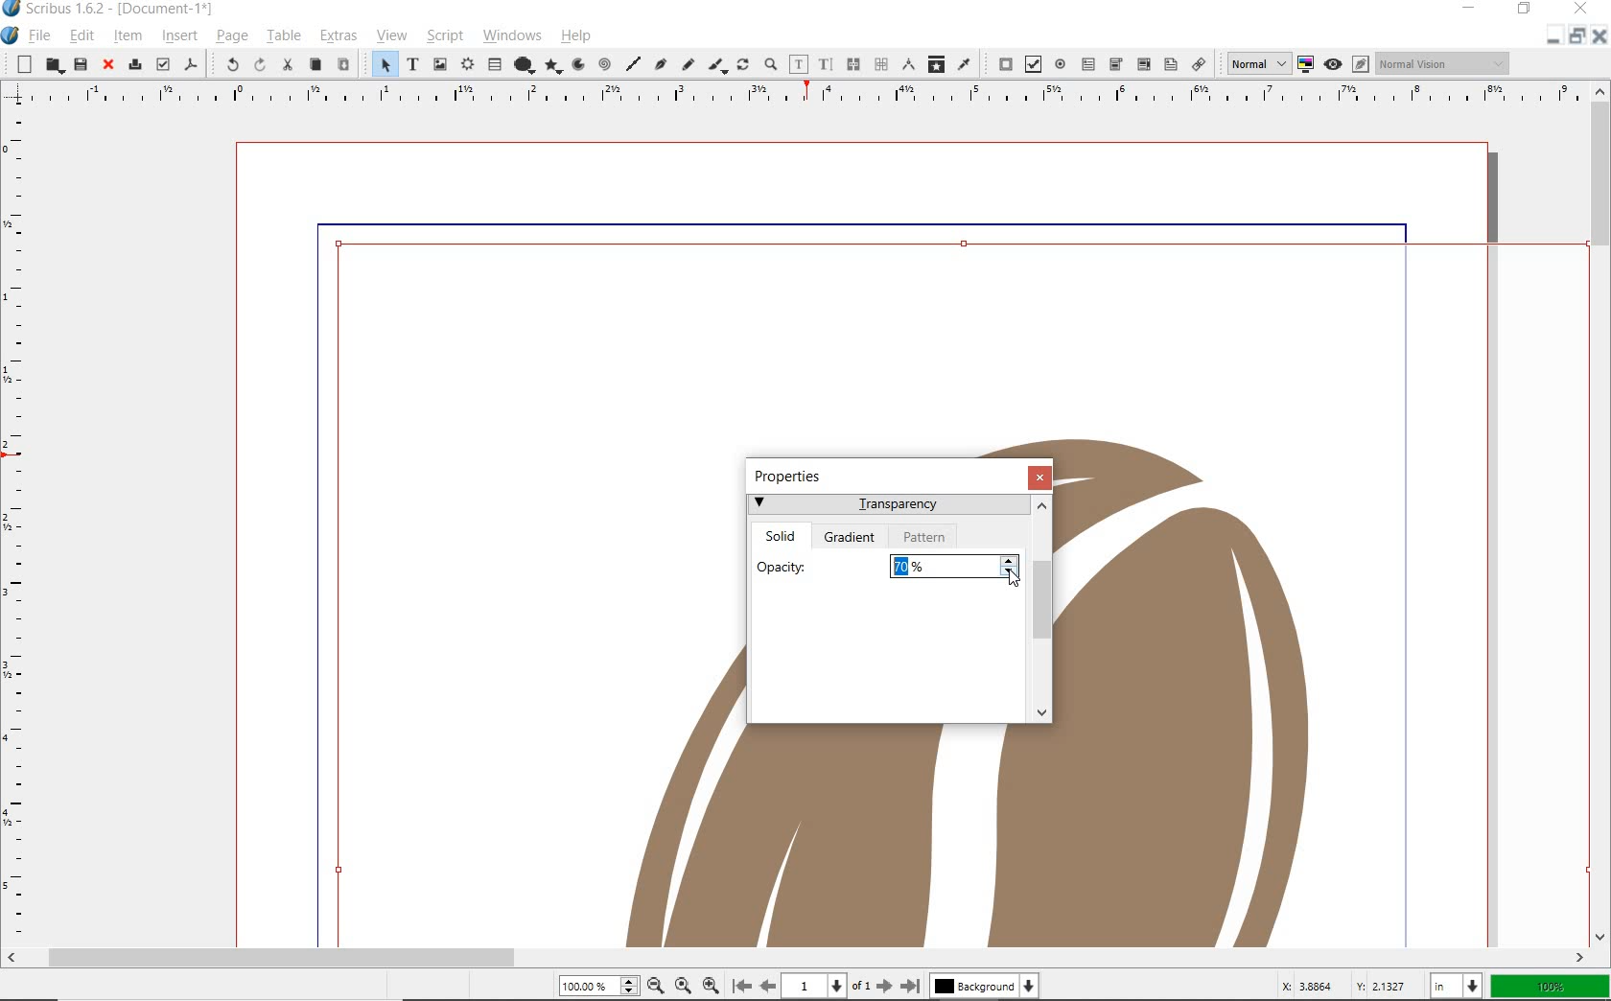 This screenshot has width=1611, height=1001. I want to click on scrollbar, so click(1601, 514).